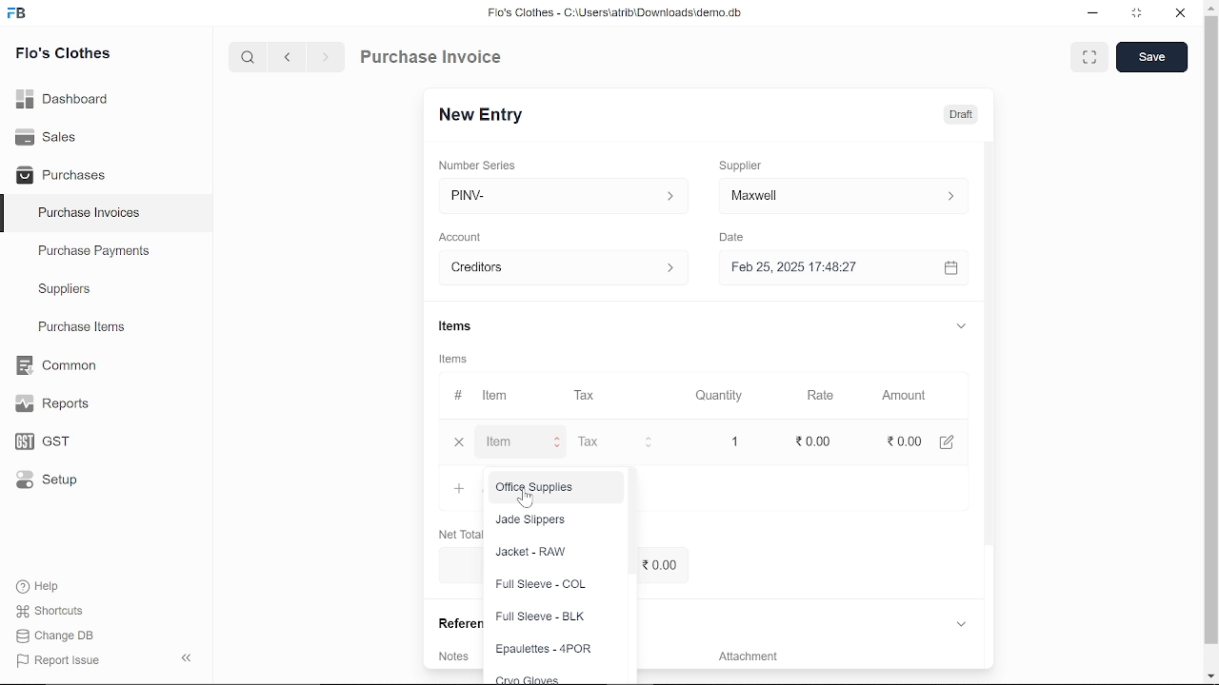  What do you see at coordinates (21, 14) in the screenshot?
I see `frappe books logo` at bounding box center [21, 14].